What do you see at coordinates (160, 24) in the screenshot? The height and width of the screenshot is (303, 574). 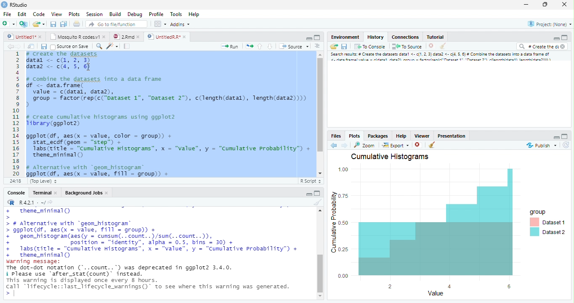 I see `Workspace pane` at bounding box center [160, 24].